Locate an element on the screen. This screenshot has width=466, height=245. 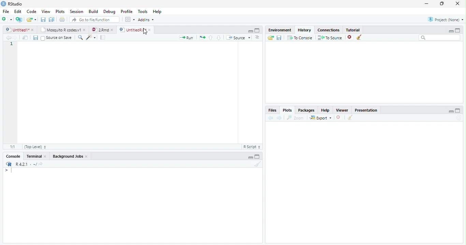
Edit is located at coordinates (17, 11).